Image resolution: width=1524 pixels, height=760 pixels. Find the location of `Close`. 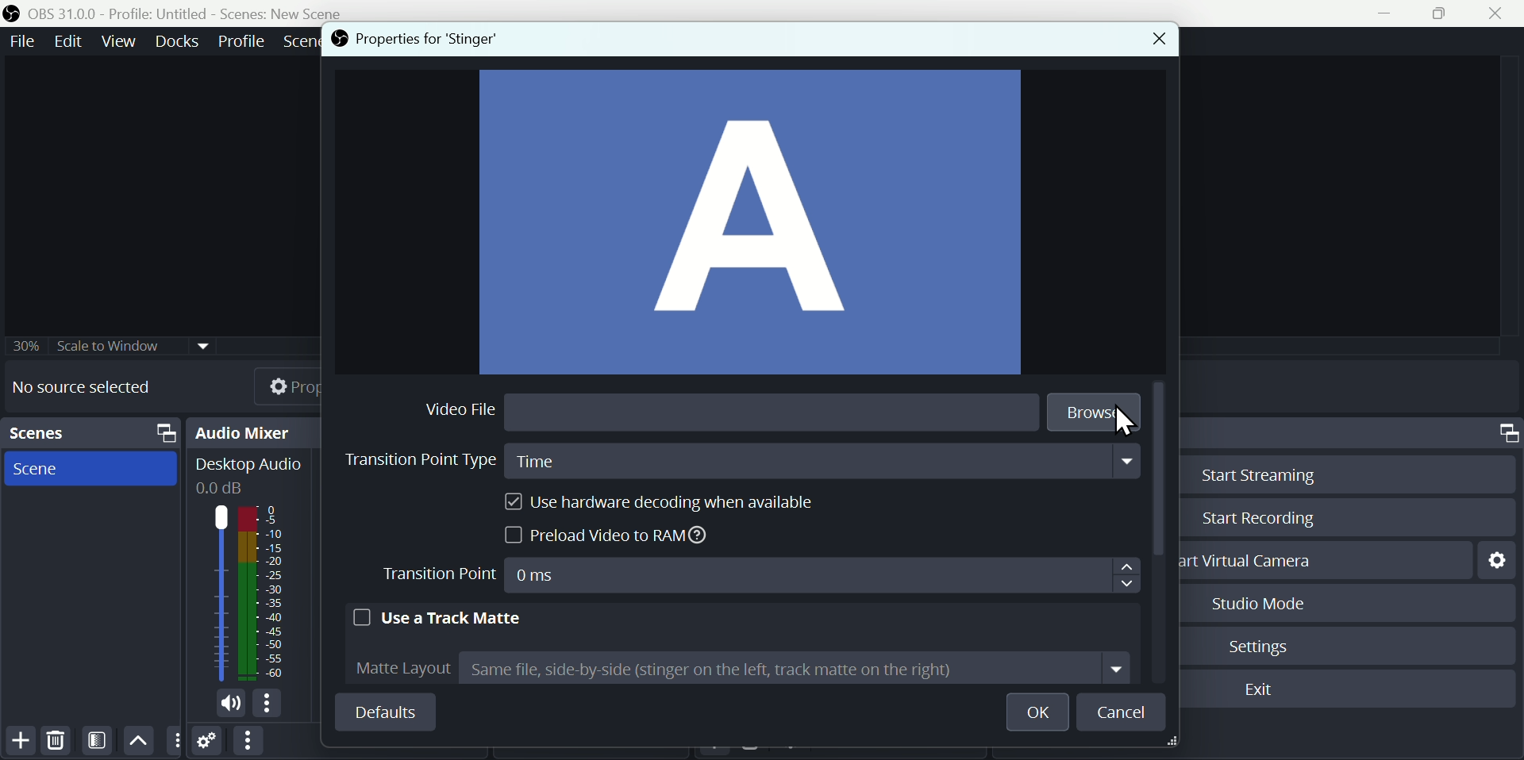

Close is located at coordinates (1152, 40).